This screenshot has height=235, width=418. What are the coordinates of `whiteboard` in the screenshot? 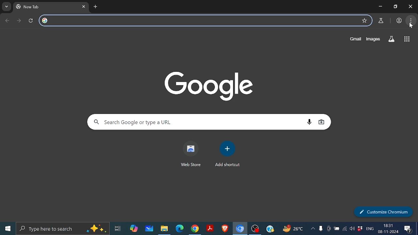 It's located at (149, 229).